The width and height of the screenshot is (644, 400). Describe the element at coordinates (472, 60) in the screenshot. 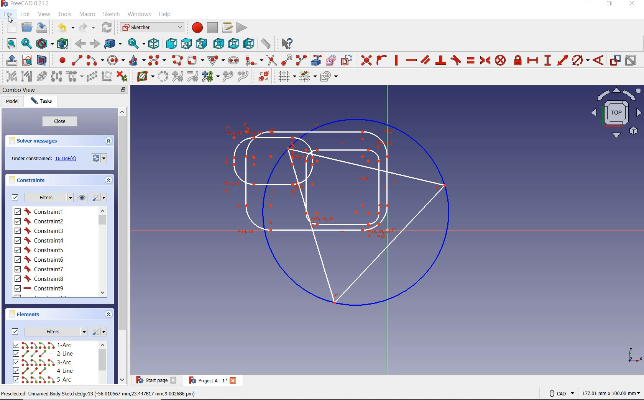

I see `constrain equal` at that location.